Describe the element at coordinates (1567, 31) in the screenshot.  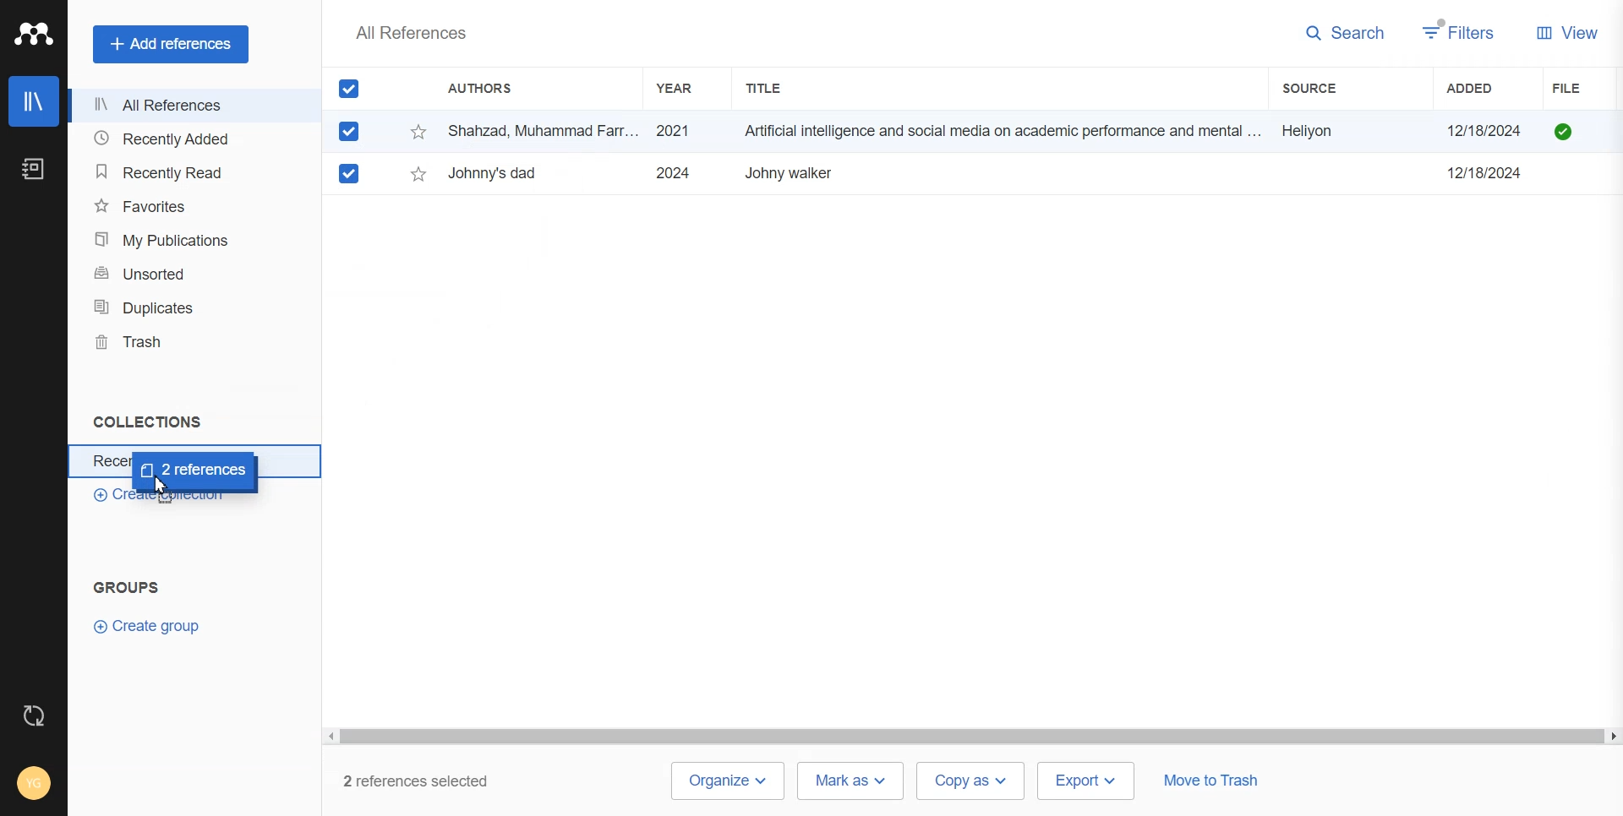
I see `View` at that location.